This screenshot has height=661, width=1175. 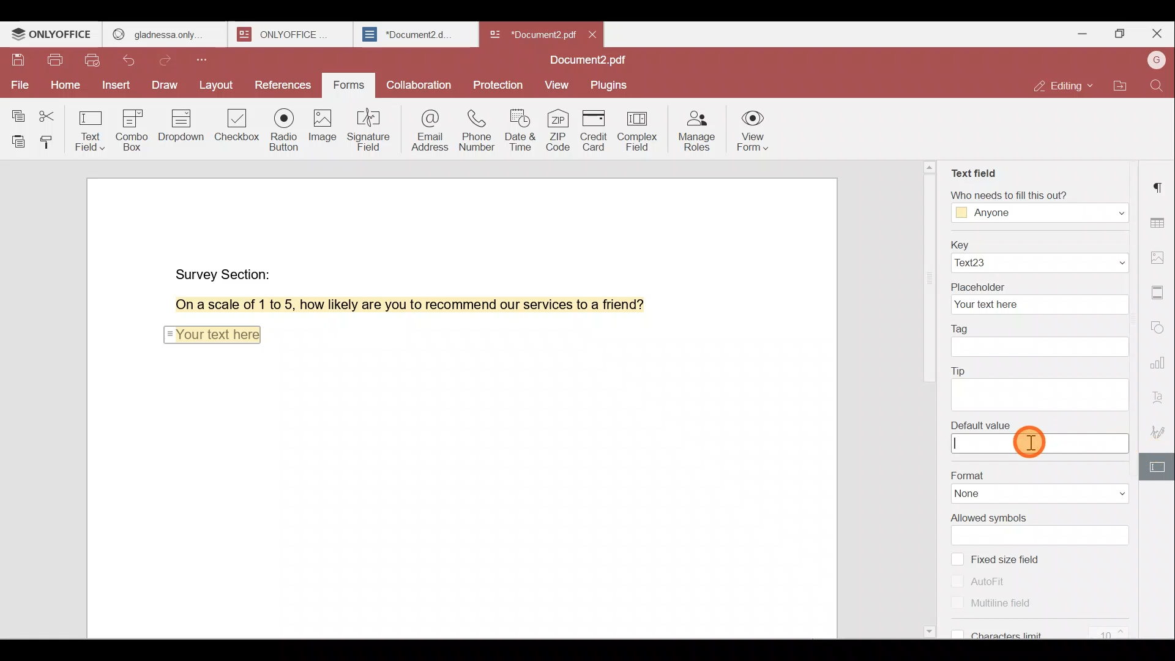 I want to click on Phone number, so click(x=475, y=126).